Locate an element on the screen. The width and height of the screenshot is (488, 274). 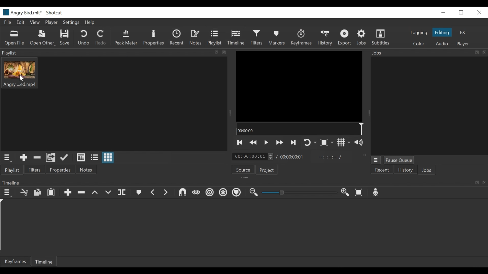
Jobs Panel is located at coordinates (428, 53).